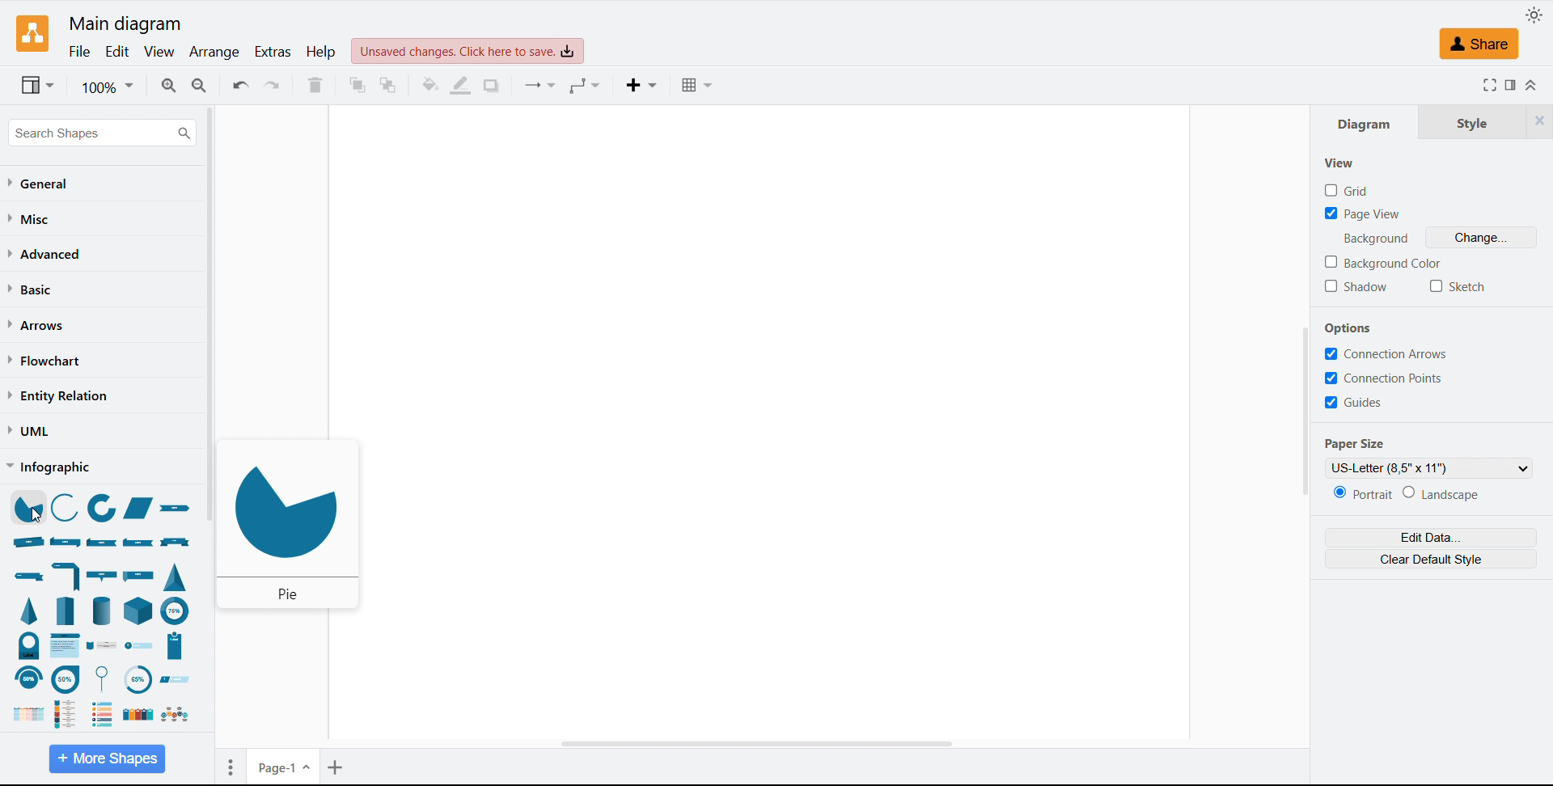 The image size is (1553, 786). I want to click on File , so click(78, 52).